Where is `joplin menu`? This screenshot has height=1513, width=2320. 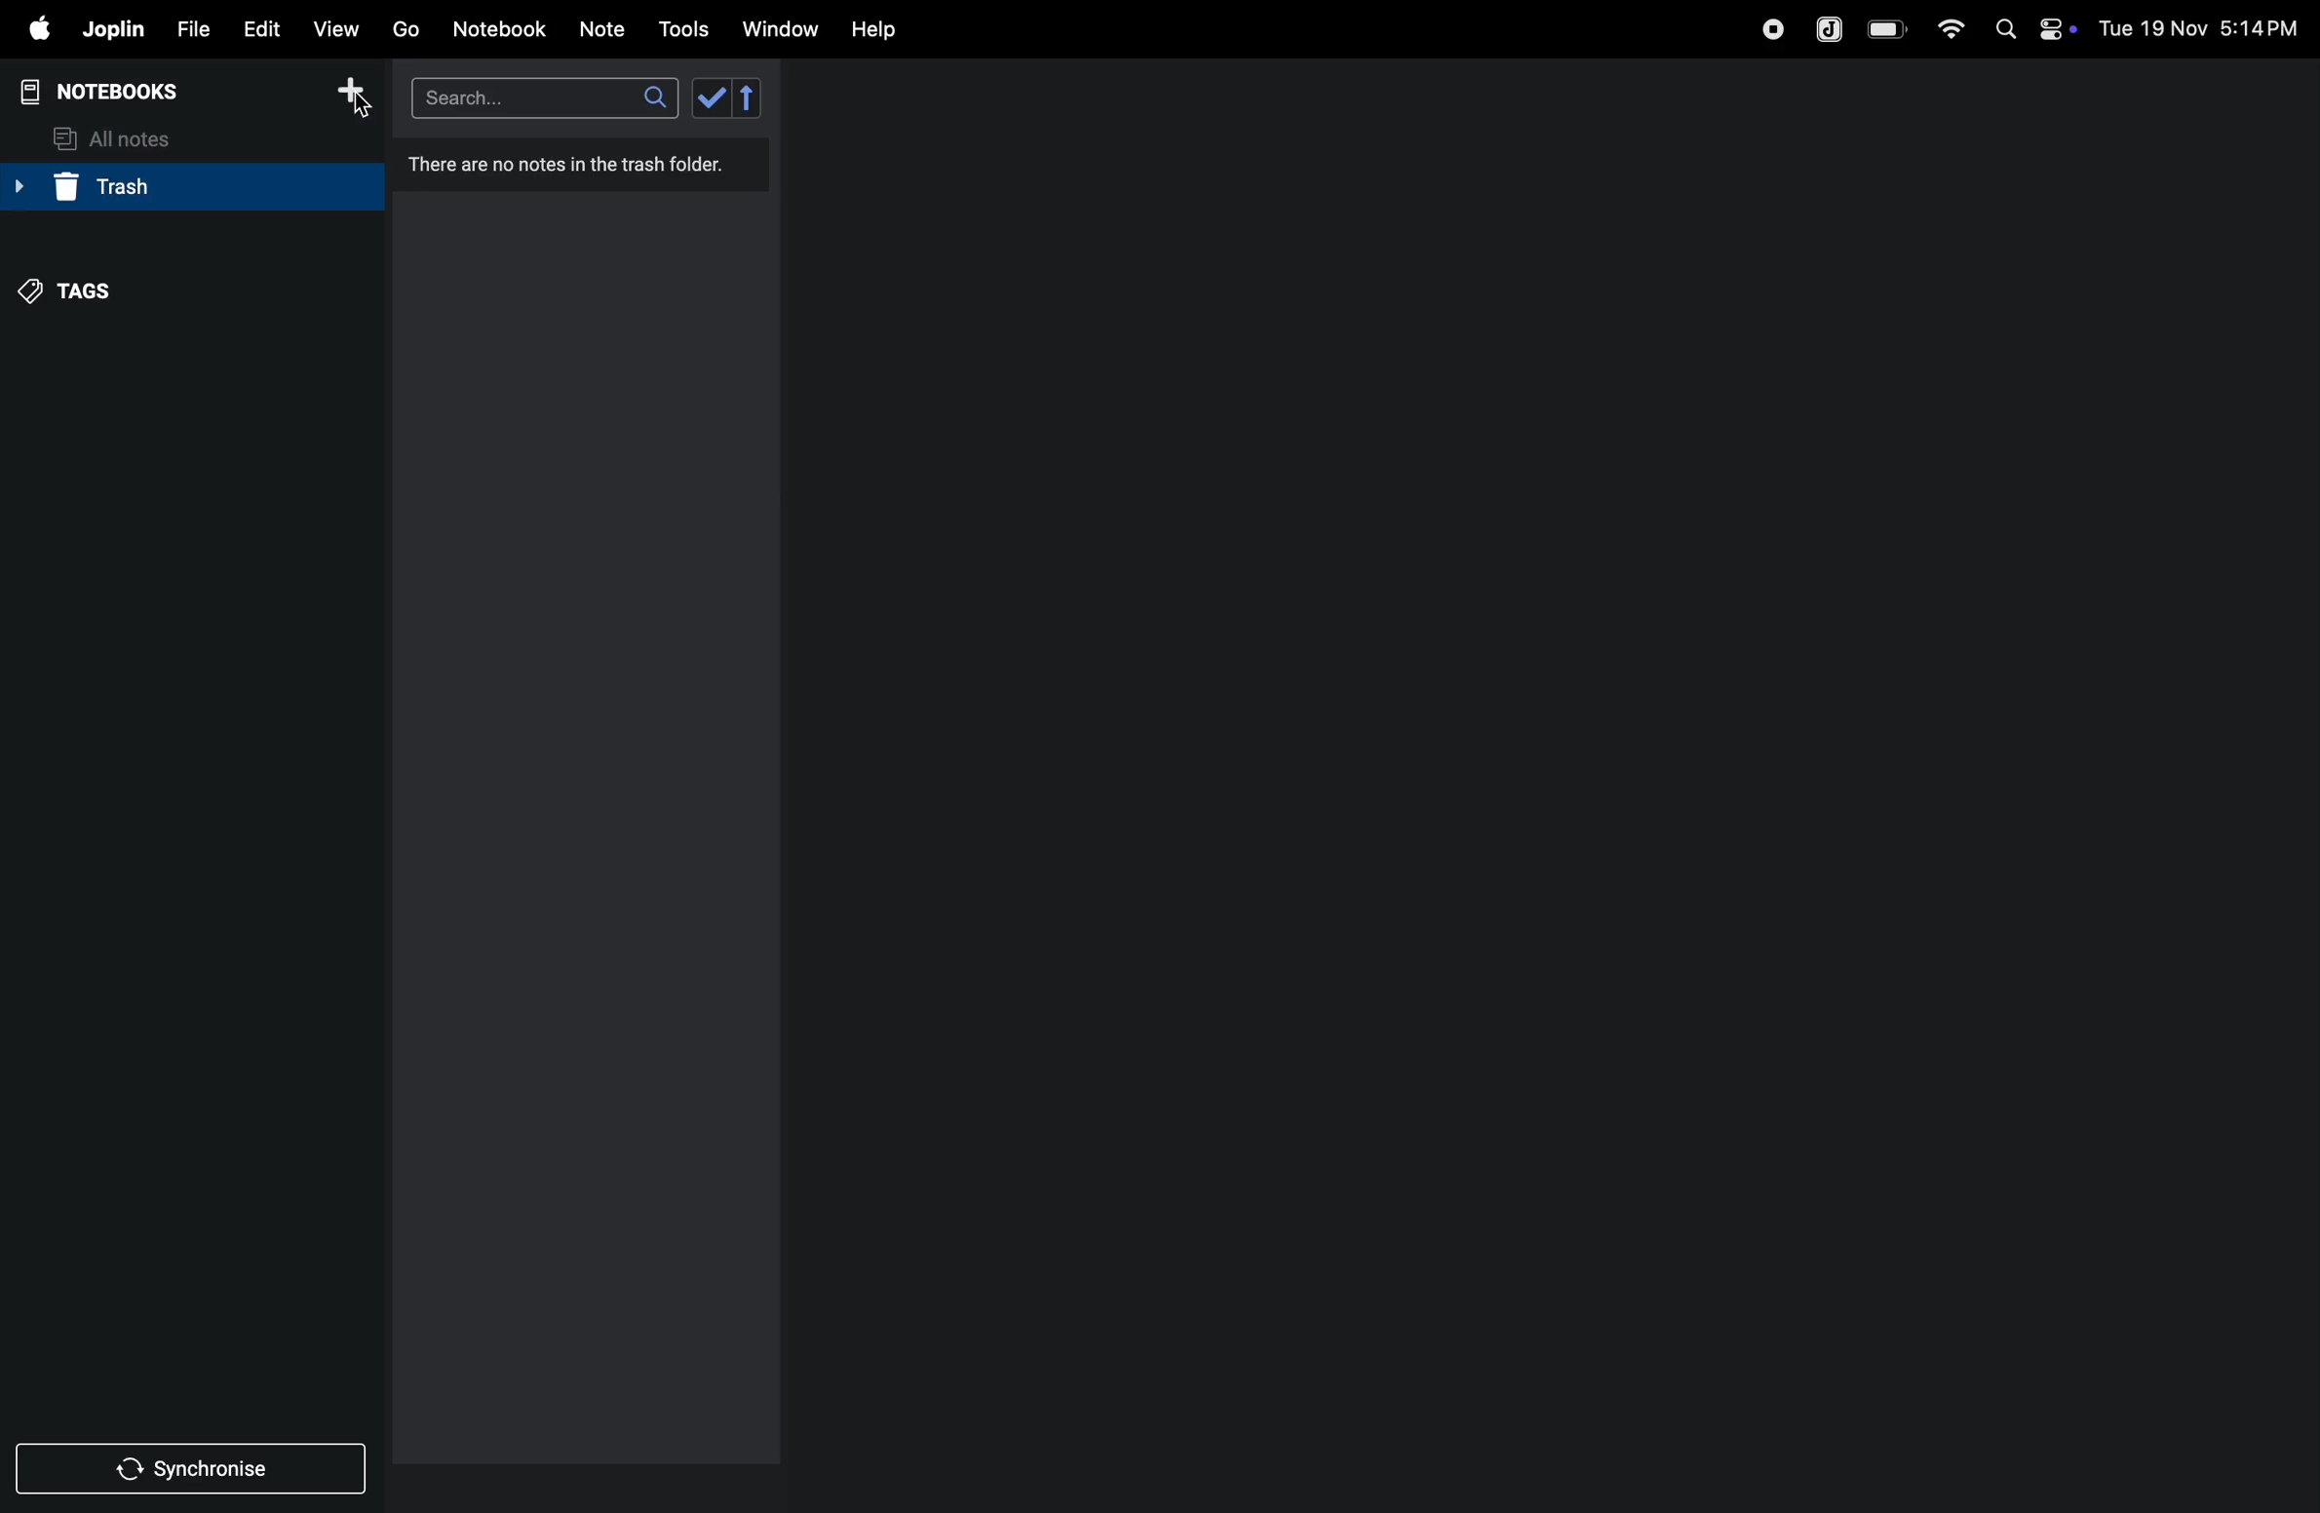 joplin menu is located at coordinates (109, 29).